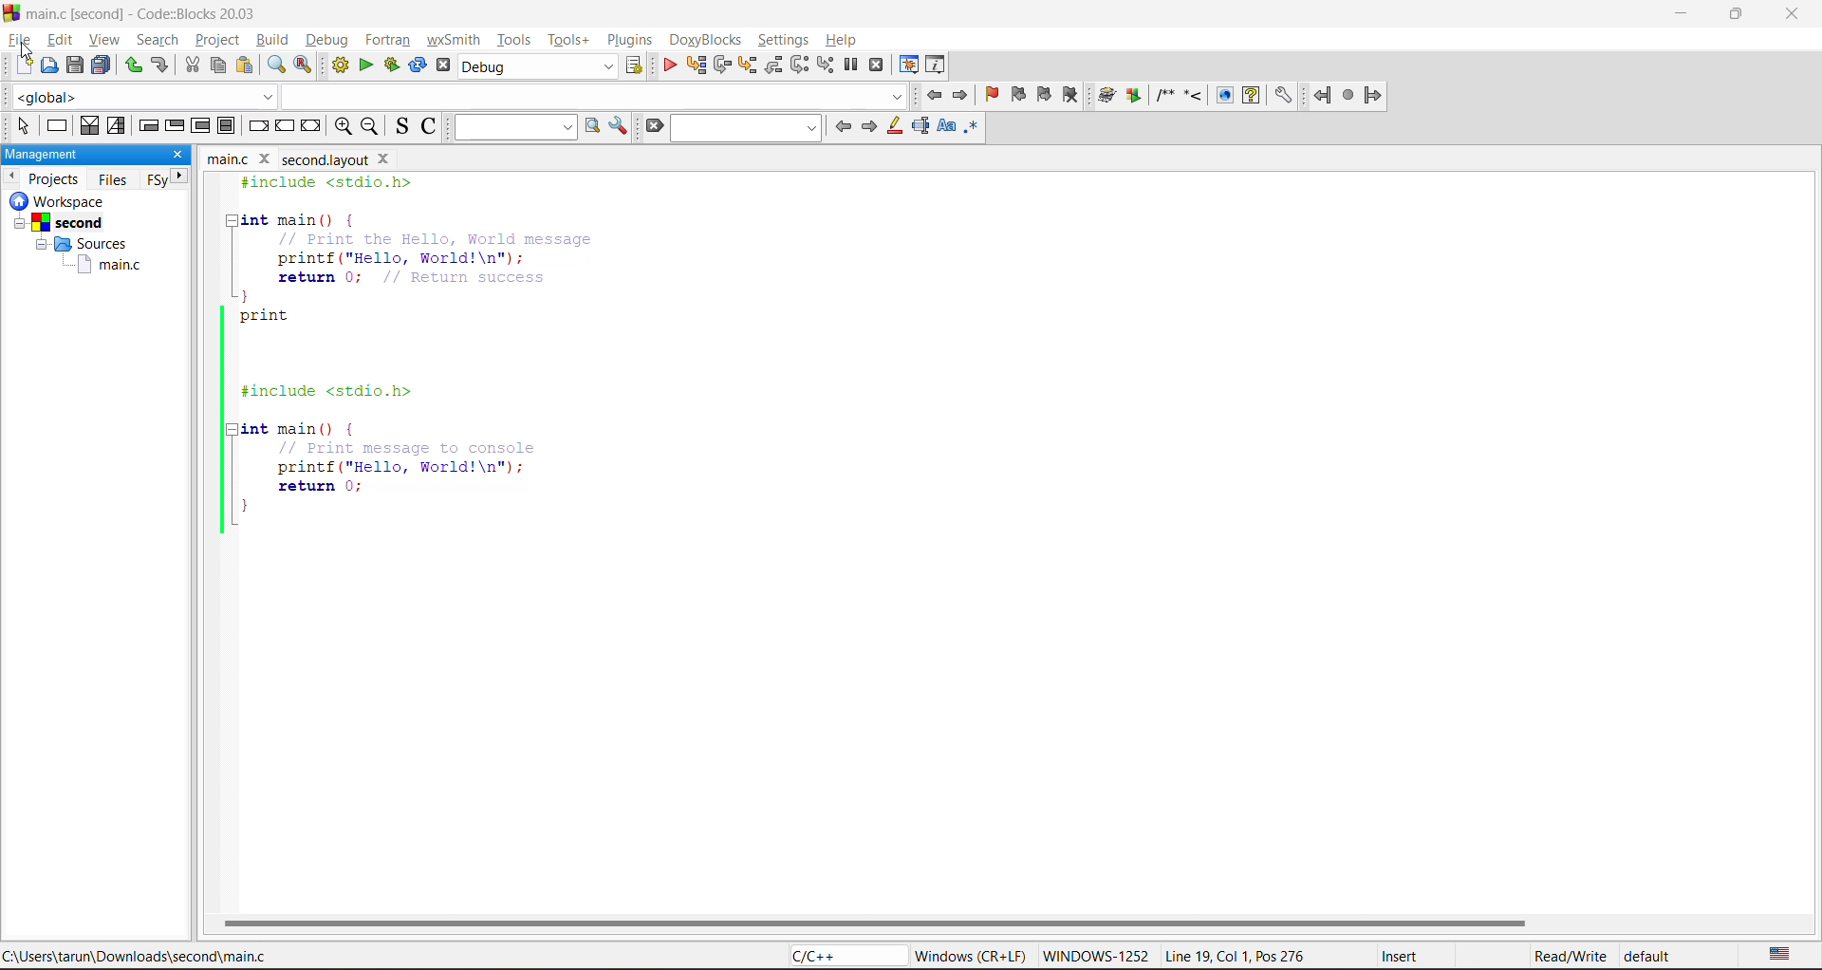 This screenshot has height=970, width=1822. What do you see at coordinates (242, 67) in the screenshot?
I see `paste` at bounding box center [242, 67].